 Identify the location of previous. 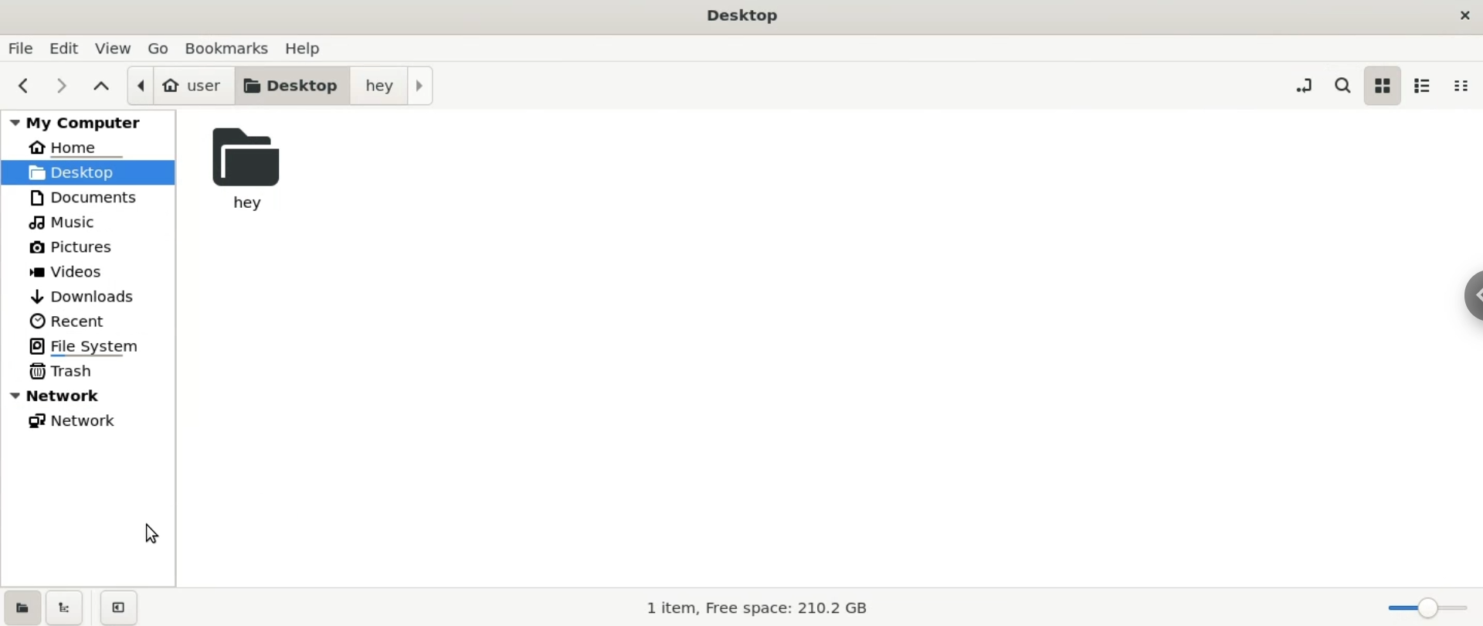
(22, 87).